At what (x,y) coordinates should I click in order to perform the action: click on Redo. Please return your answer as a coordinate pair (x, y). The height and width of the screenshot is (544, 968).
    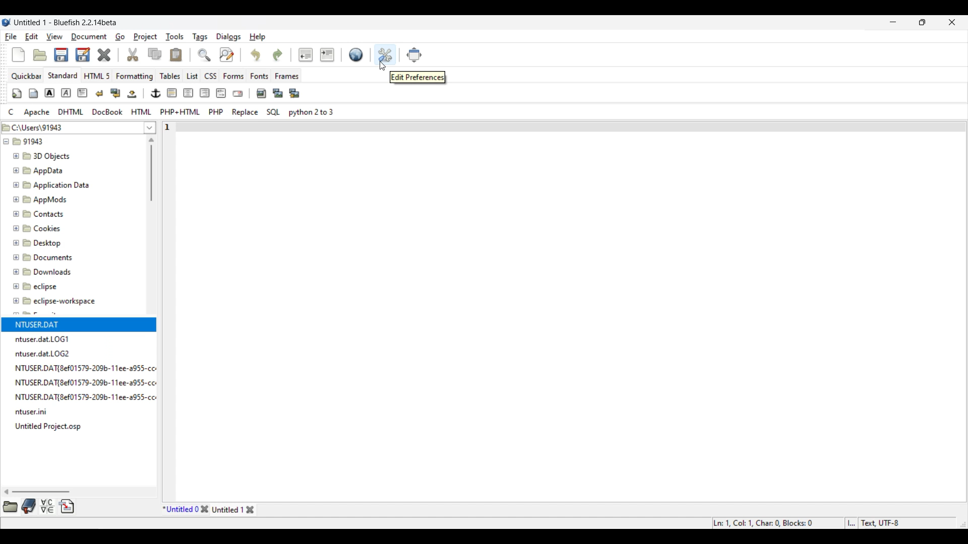
    Looking at the image, I should click on (278, 55).